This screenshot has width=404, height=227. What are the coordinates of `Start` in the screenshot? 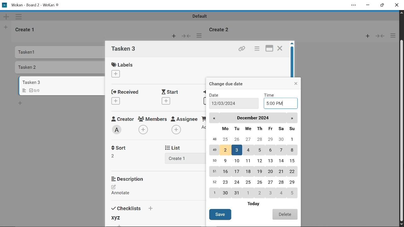 It's located at (172, 92).